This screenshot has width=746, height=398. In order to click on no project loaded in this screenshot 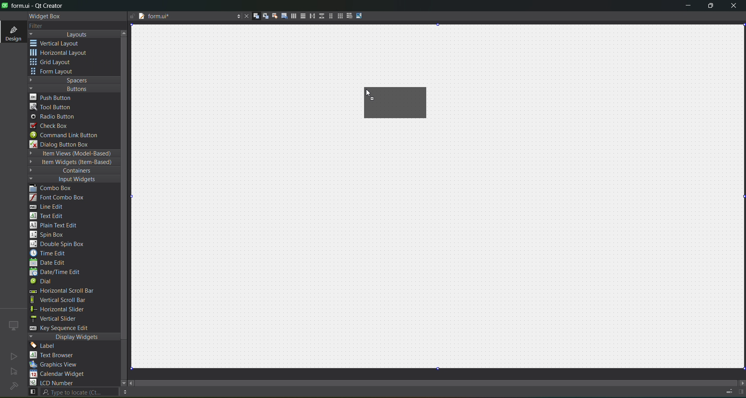, I will do `click(14, 386)`.